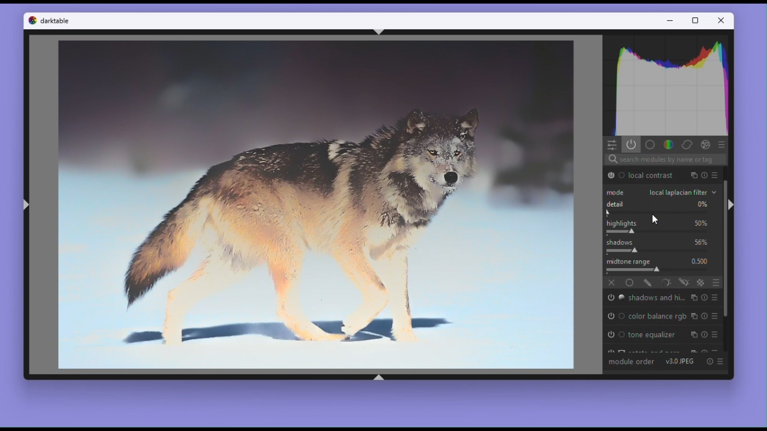 This screenshot has width=767, height=431. I want to click on presets, so click(717, 333).